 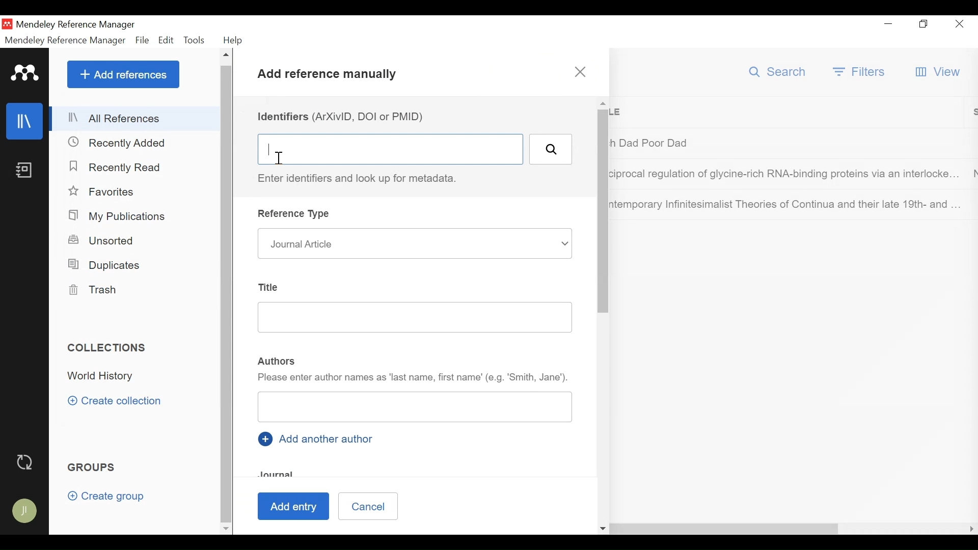 I want to click on Close, so click(x=580, y=72).